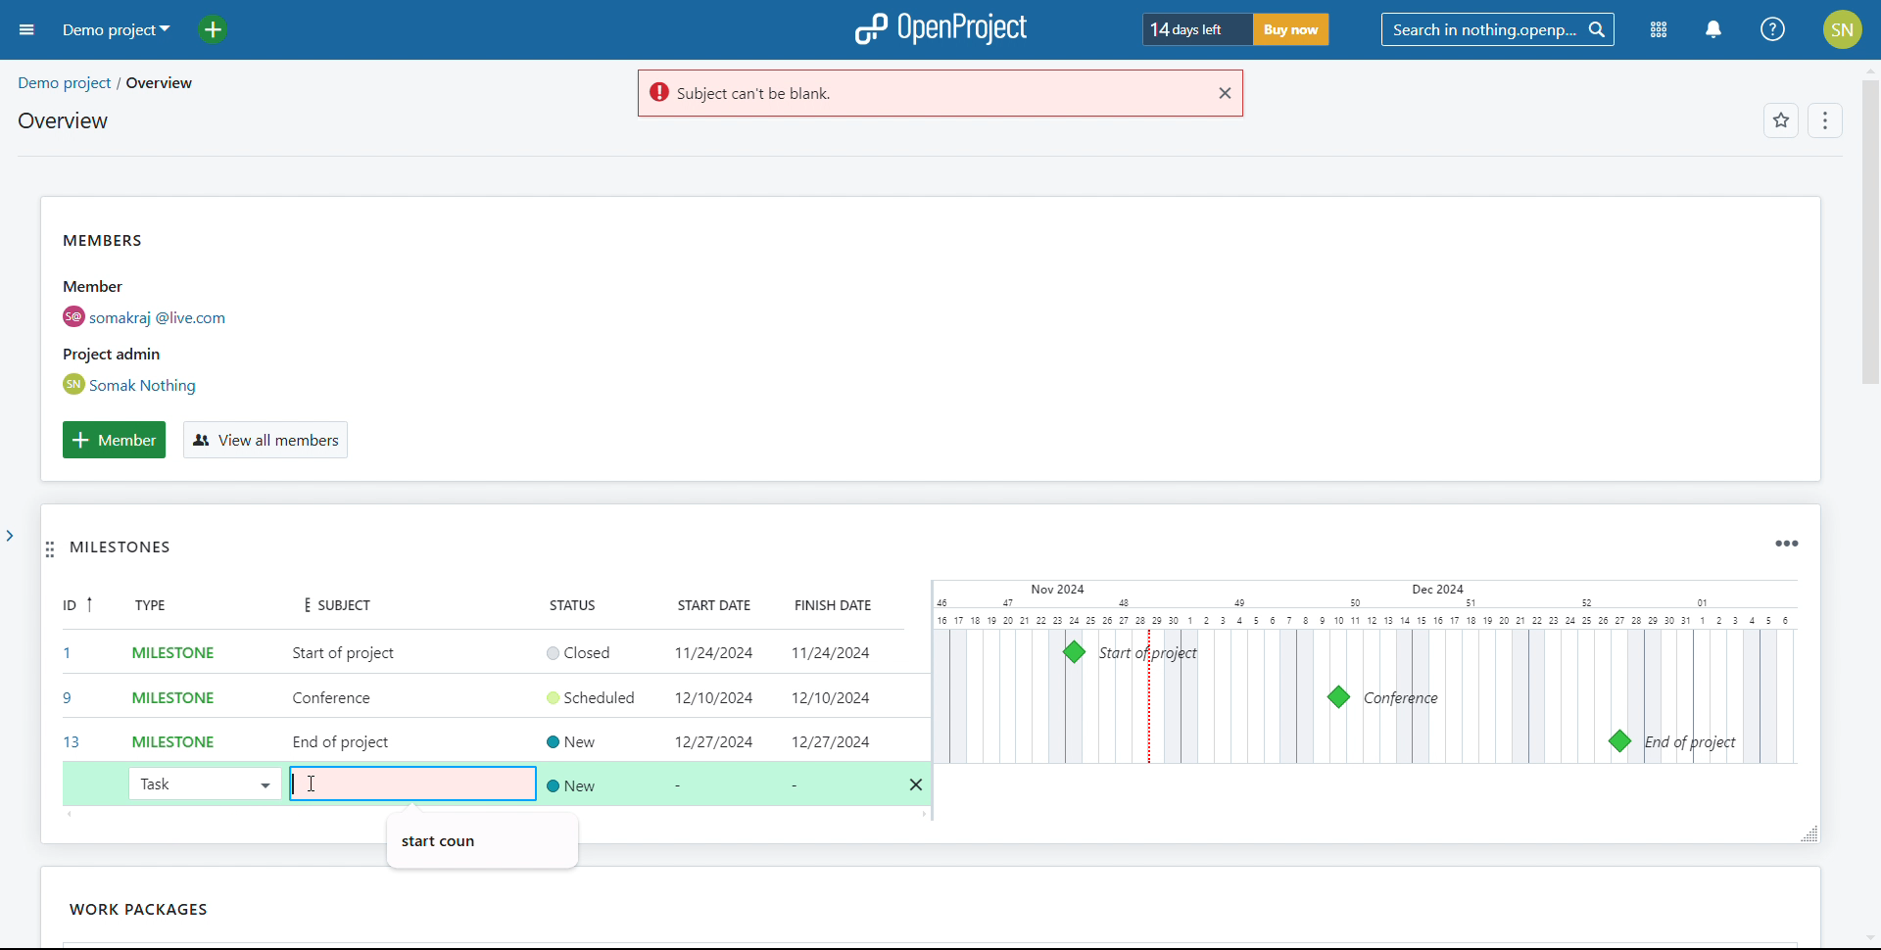 This screenshot has height=950, width=1881. What do you see at coordinates (329, 603) in the screenshot?
I see `subject` at bounding box center [329, 603].